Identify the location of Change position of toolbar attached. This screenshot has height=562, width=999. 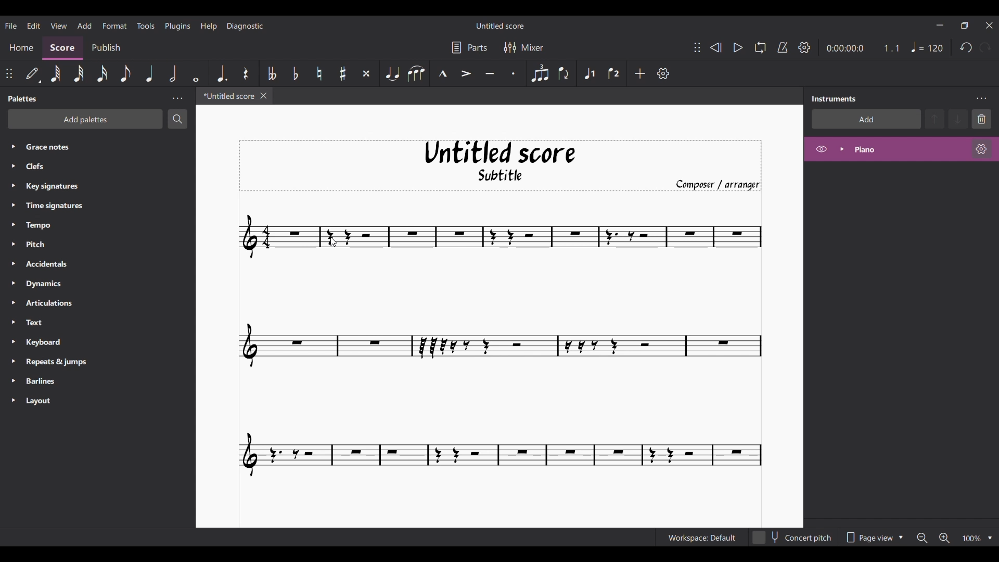
(9, 73).